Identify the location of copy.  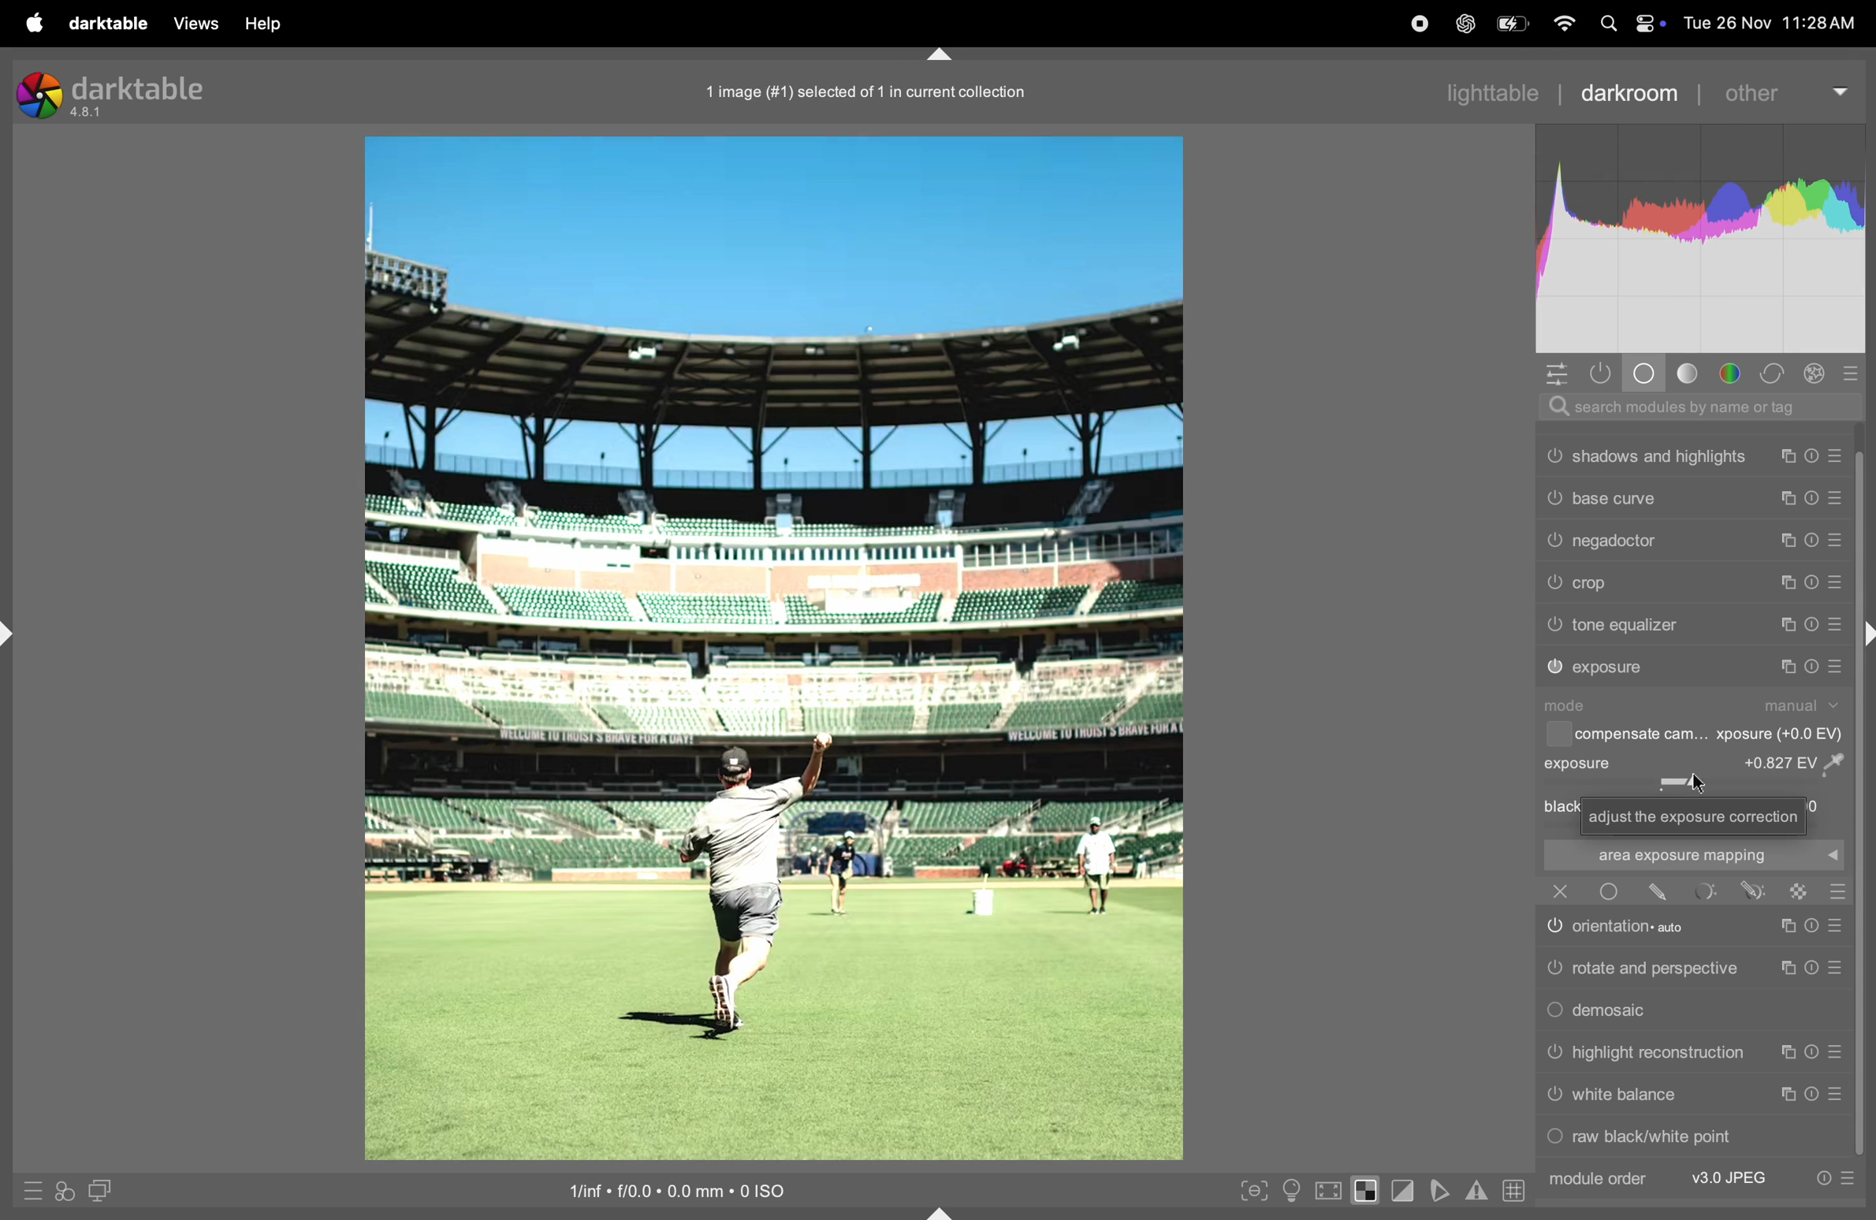
(1786, 626).